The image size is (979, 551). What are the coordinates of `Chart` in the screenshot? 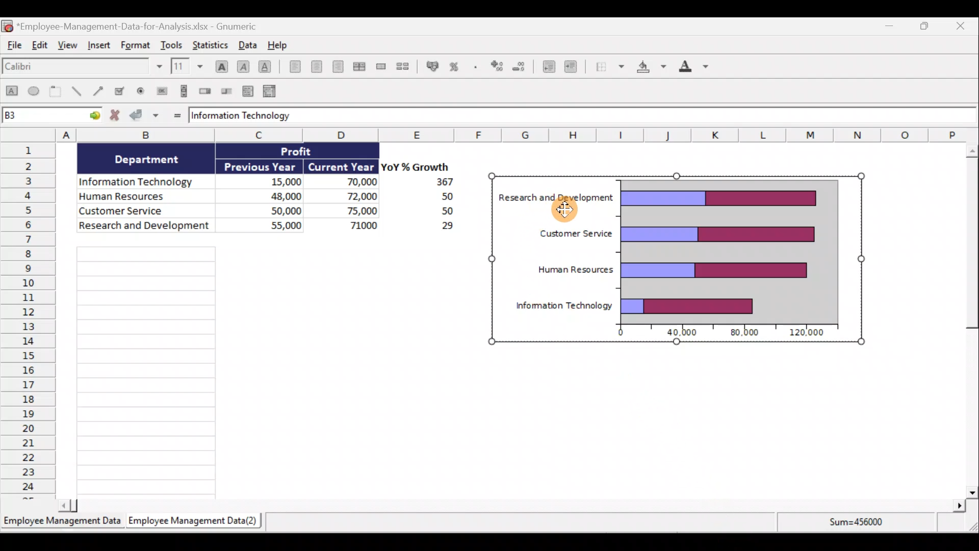 It's located at (674, 259).